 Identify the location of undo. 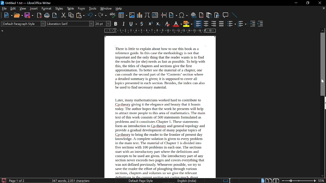
(92, 16).